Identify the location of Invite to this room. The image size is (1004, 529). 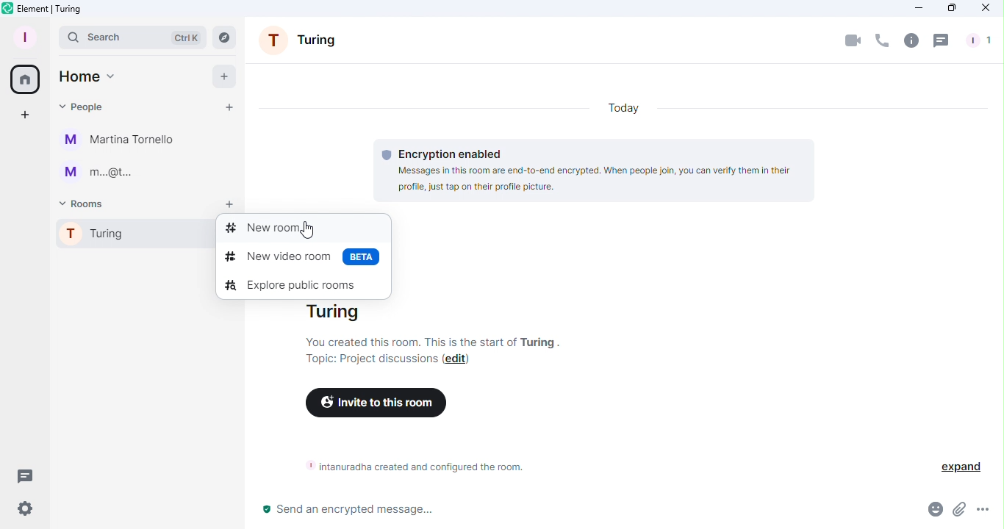
(373, 404).